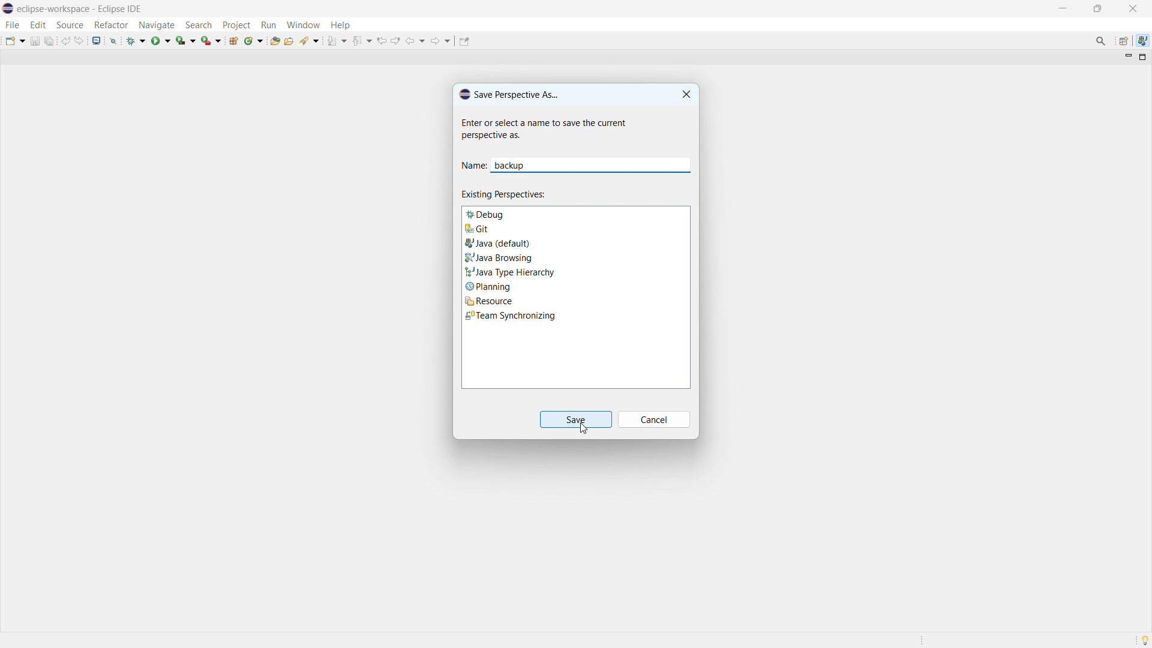  I want to click on cancel, so click(654, 420).